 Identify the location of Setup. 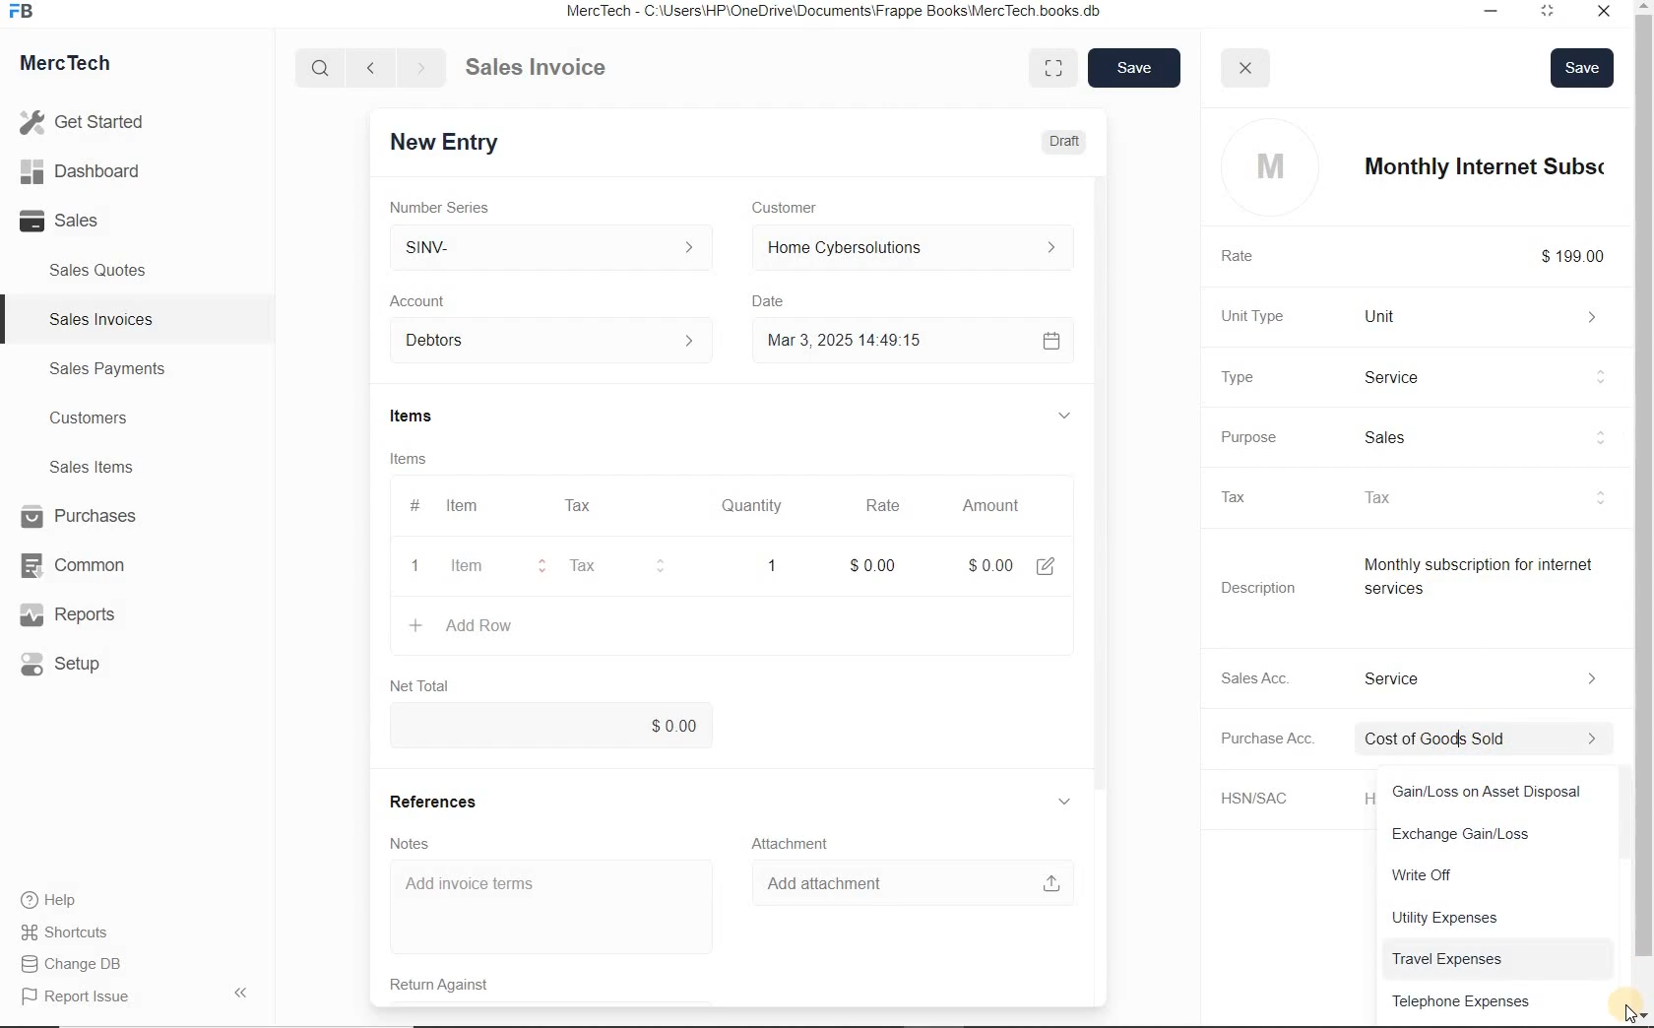
(83, 664).